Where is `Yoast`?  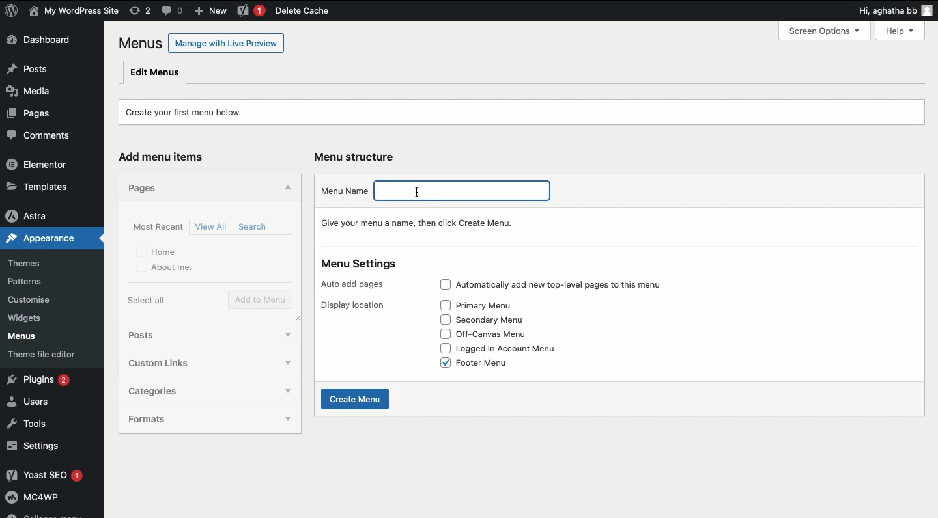
Yoast is located at coordinates (250, 11).